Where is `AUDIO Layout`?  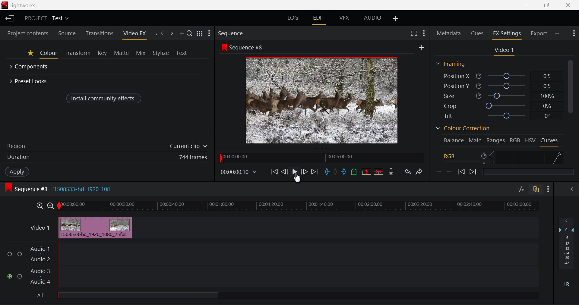
AUDIO Layout is located at coordinates (373, 18).